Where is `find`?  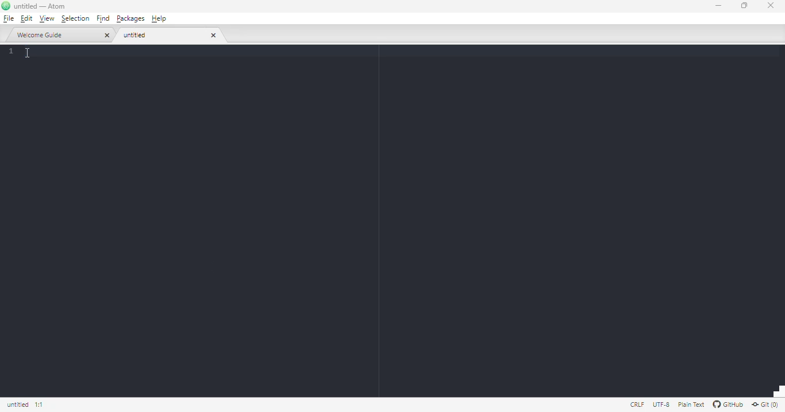 find is located at coordinates (103, 18).